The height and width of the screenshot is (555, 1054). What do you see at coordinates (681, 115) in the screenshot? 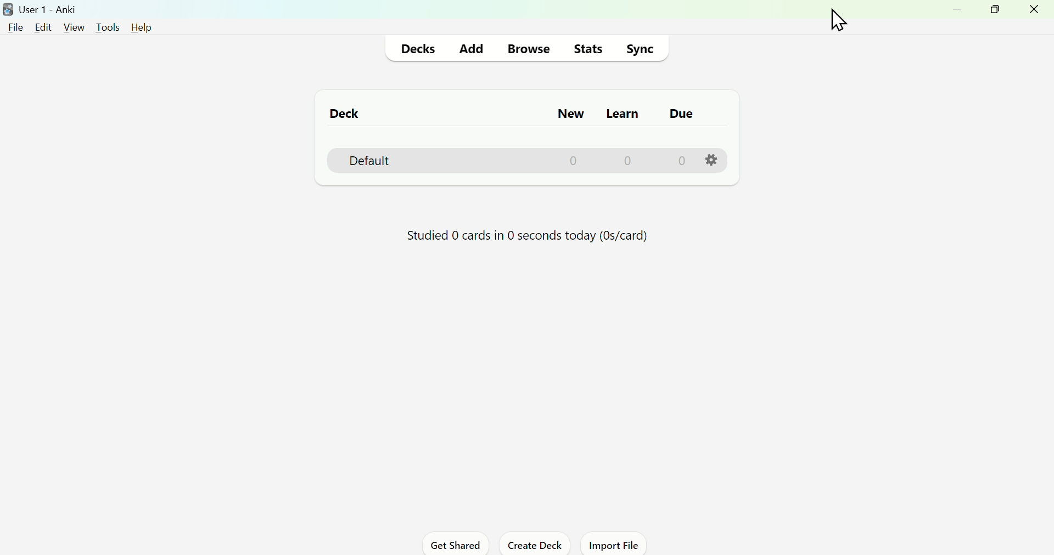
I see `Due` at bounding box center [681, 115].